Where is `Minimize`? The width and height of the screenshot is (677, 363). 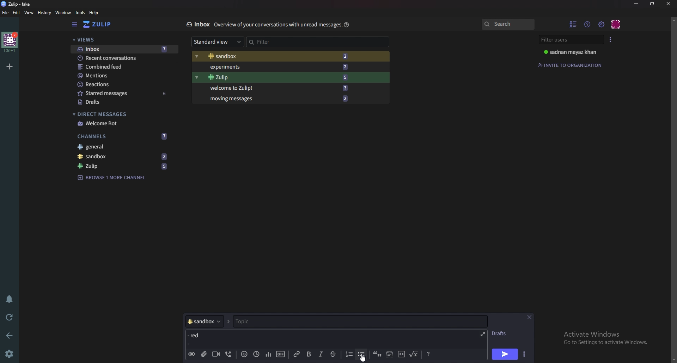 Minimize is located at coordinates (637, 4).